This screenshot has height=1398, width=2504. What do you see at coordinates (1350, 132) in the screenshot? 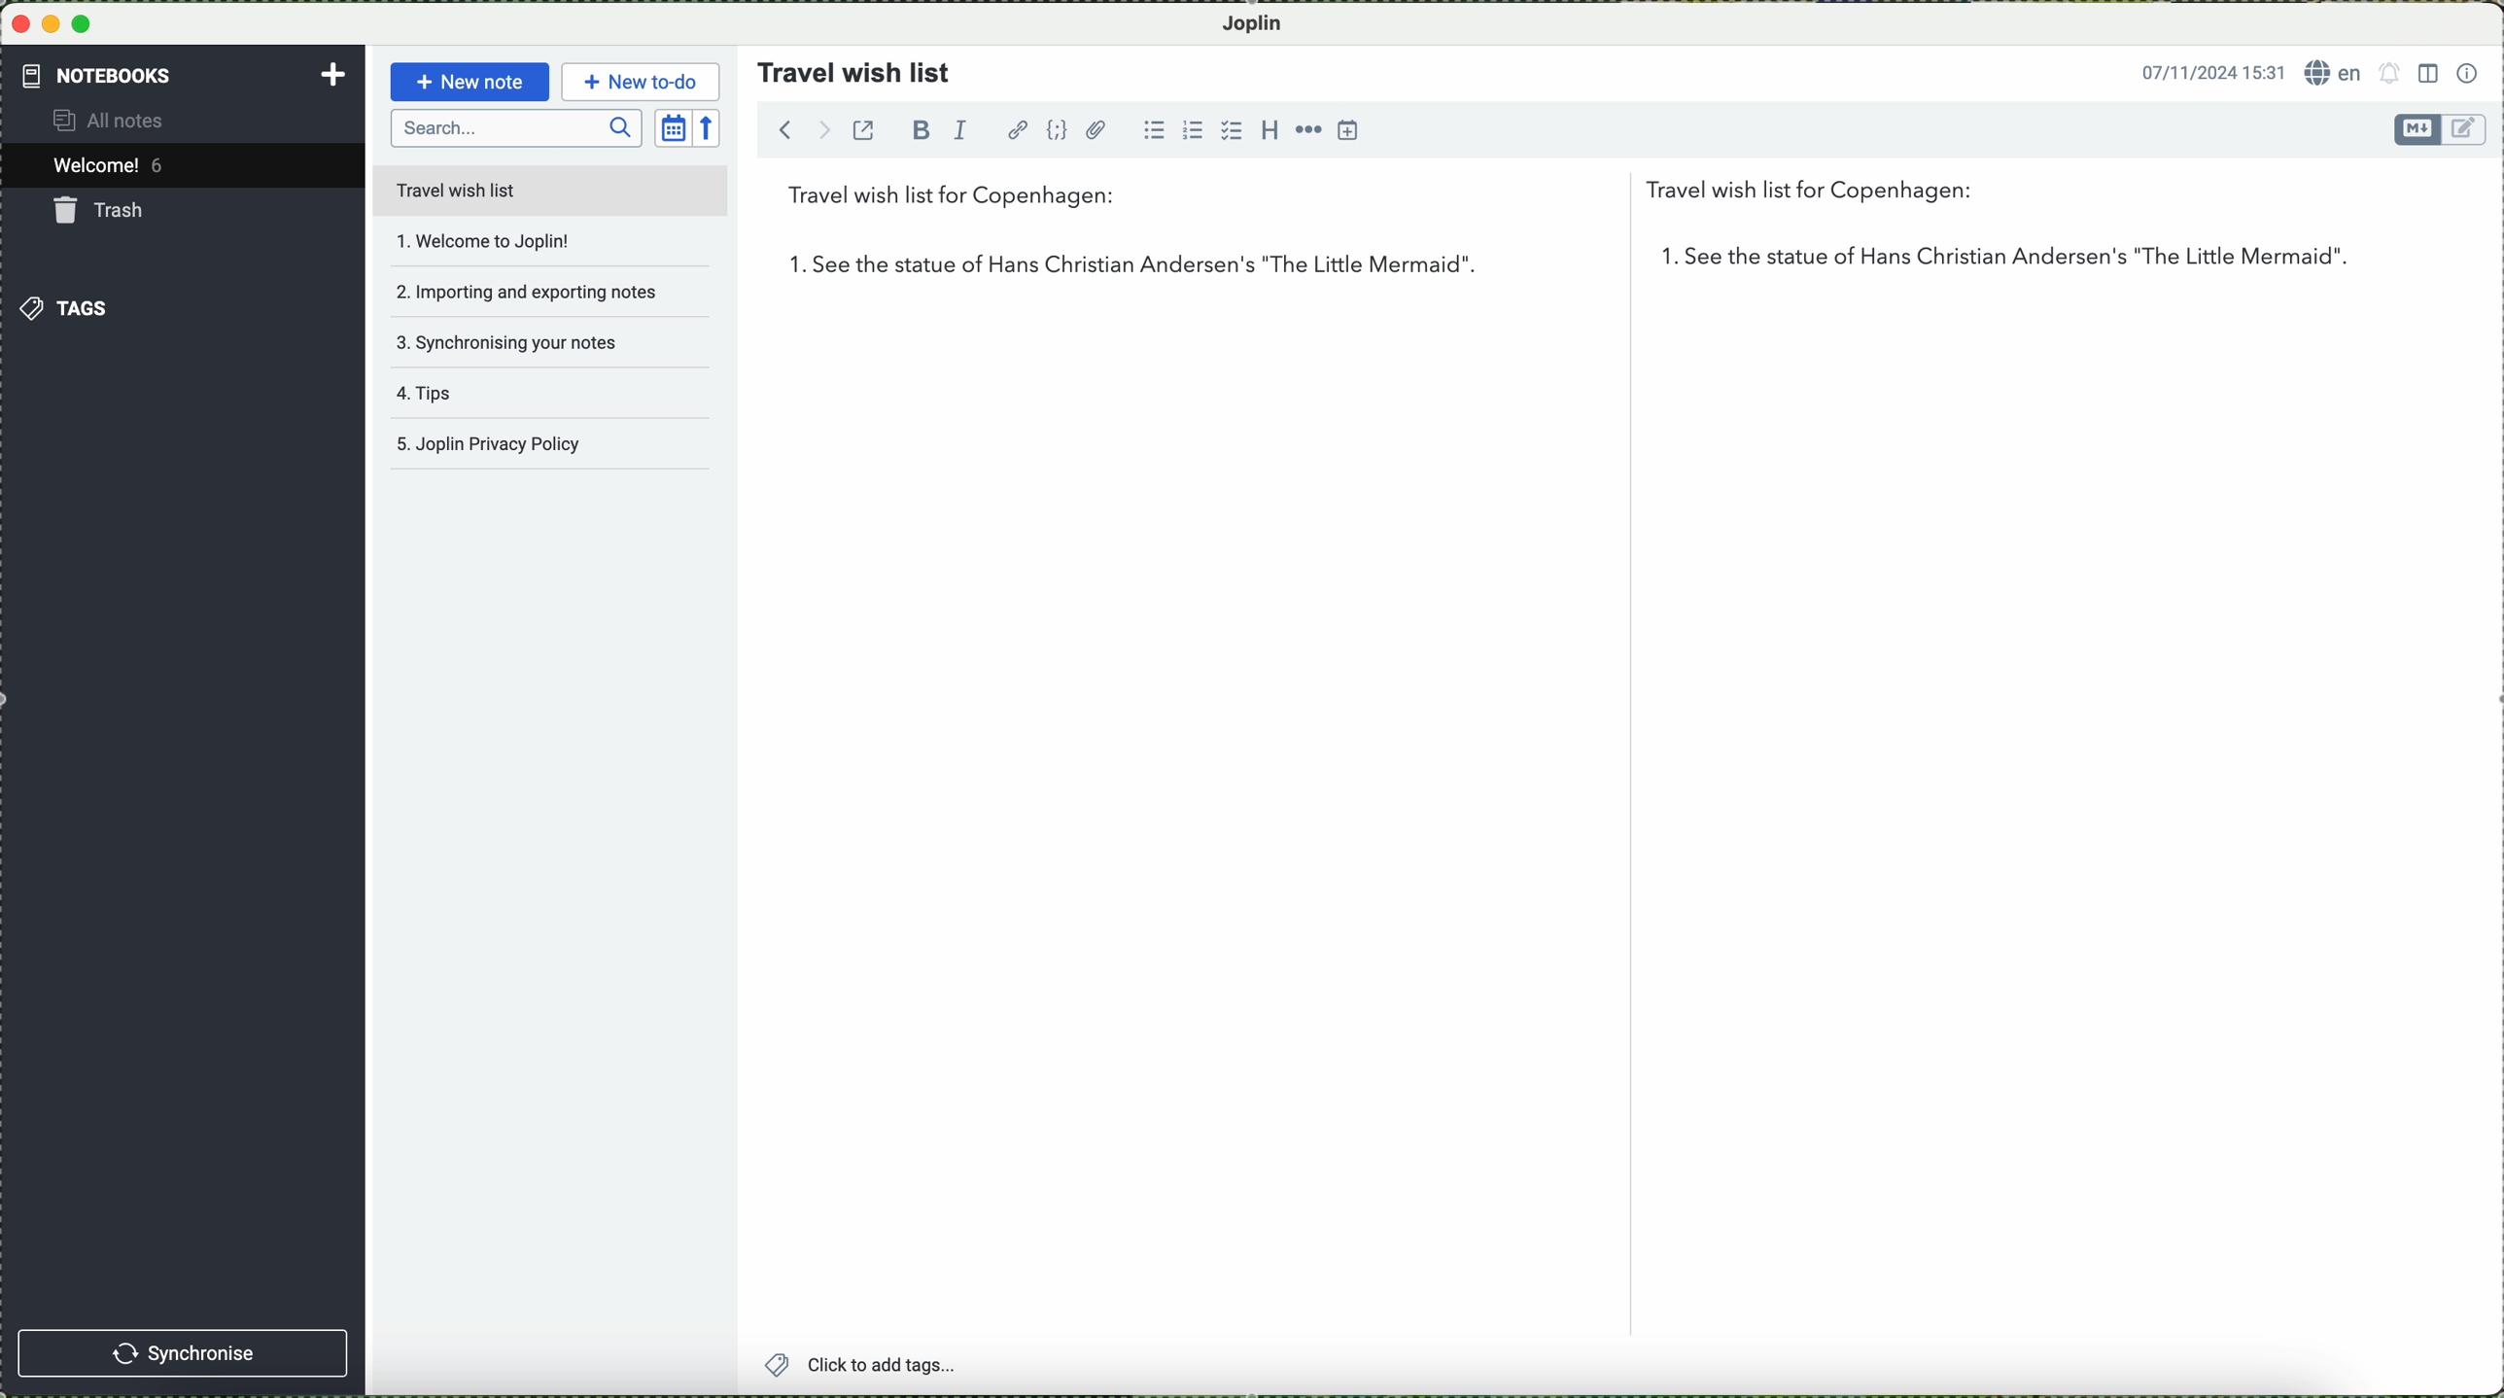
I see `insert time` at bounding box center [1350, 132].